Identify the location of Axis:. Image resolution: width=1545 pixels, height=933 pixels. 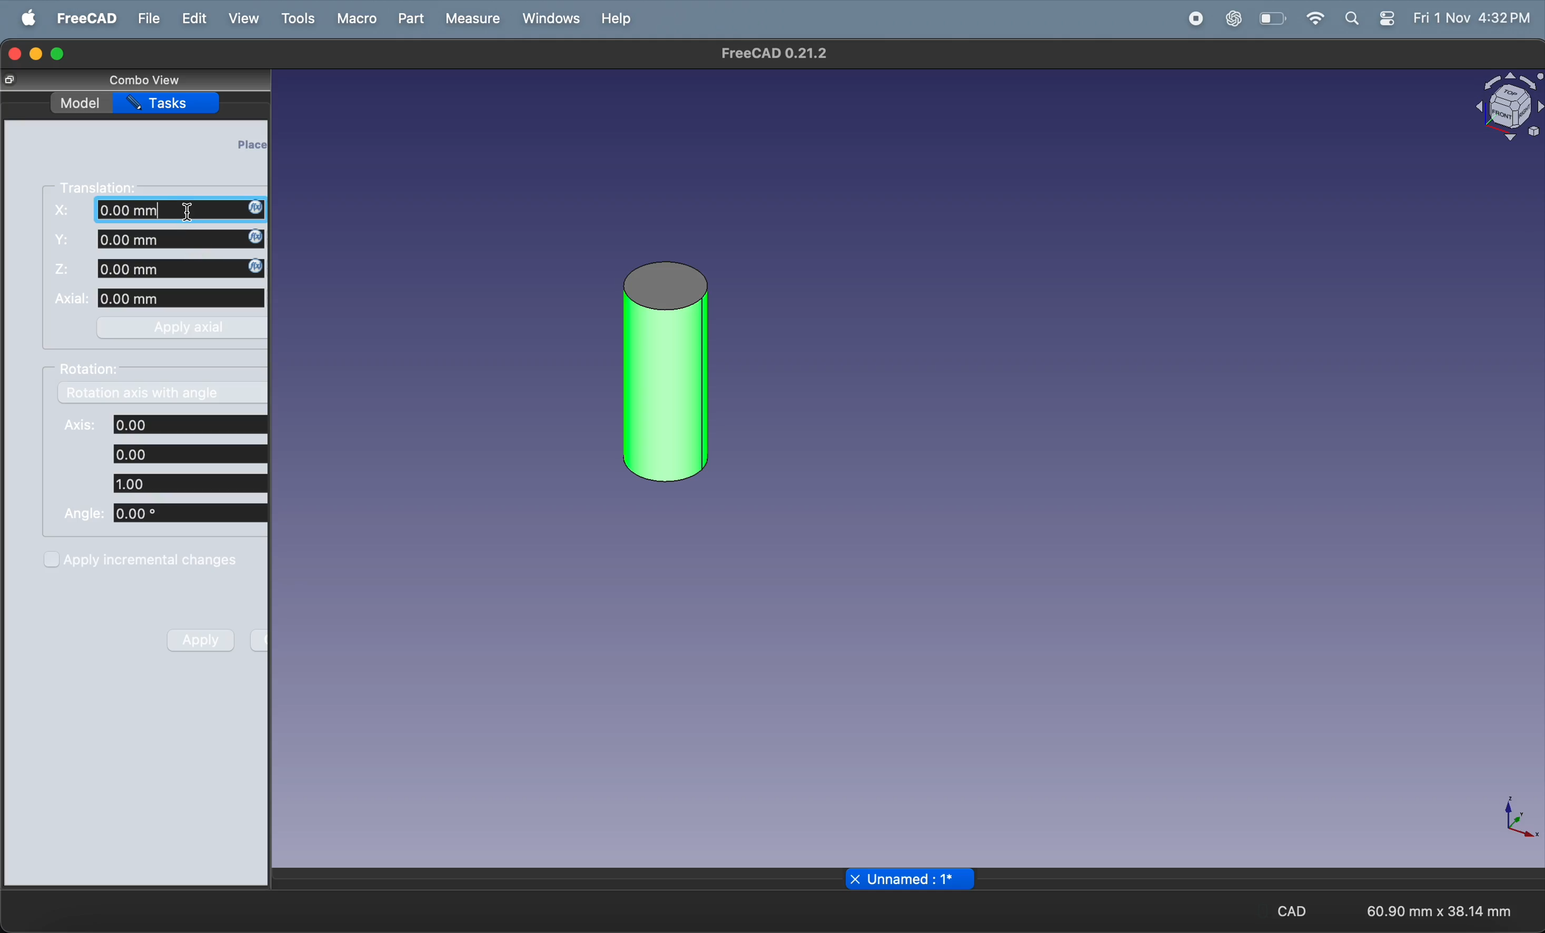
(76, 426).